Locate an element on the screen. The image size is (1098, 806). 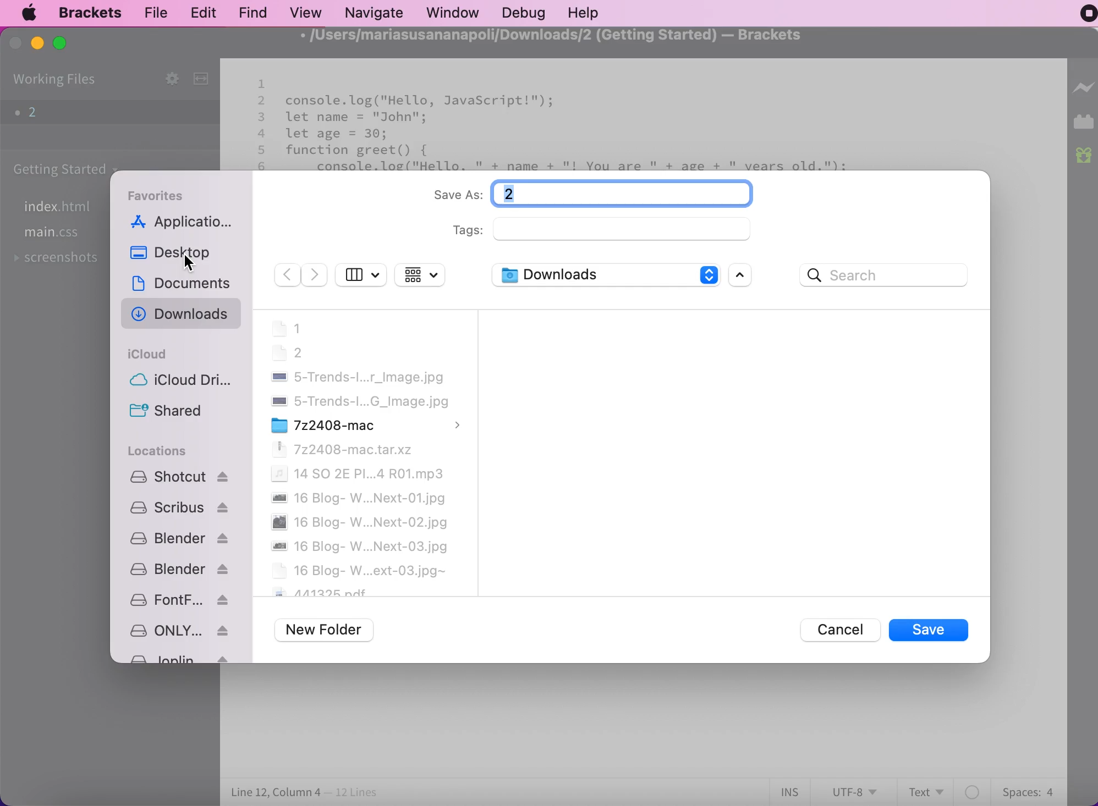
console.log("Hello, JavaScript!");let name = "John";let age = 30;function greet() {console.log("Hello, " + name + "! You are " + age + " years old.");}greet ();document.addEventListener ("DOMContentLoaded", function() {const heading = document.querySelector("h1");| heading textcontent = "Welcome to My JavaScript Page"; }); is located at coordinates (566, 132).